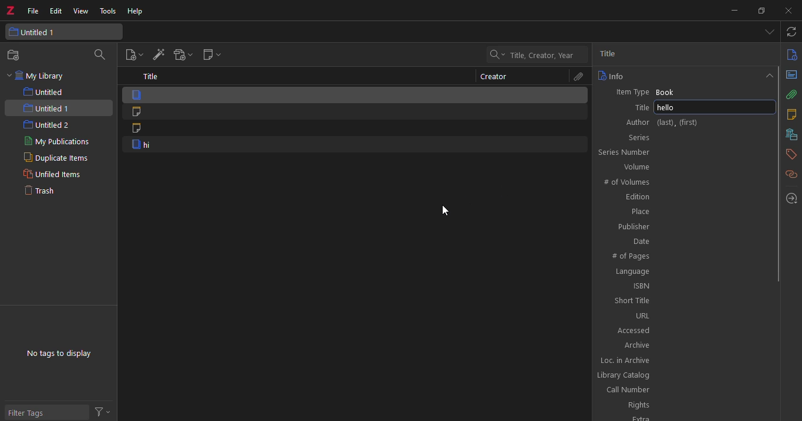 Image resolution: width=802 pixels, height=421 pixels. What do you see at coordinates (686, 227) in the screenshot?
I see `publisher` at bounding box center [686, 227].